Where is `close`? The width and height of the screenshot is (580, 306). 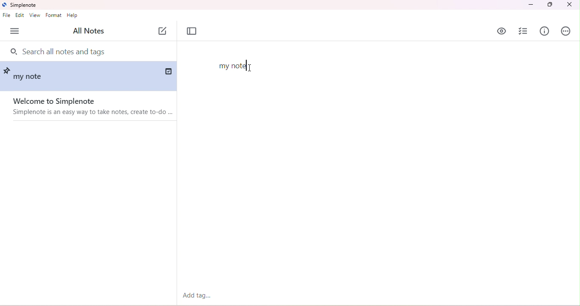
close is located at coordinates (569, 5).